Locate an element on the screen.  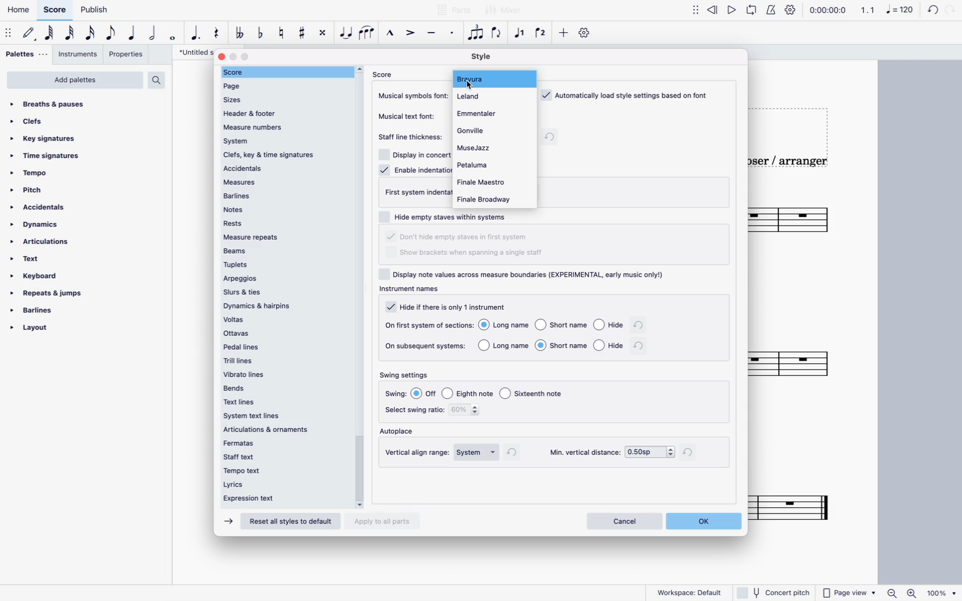
bends is located at coordinates (286, 388).